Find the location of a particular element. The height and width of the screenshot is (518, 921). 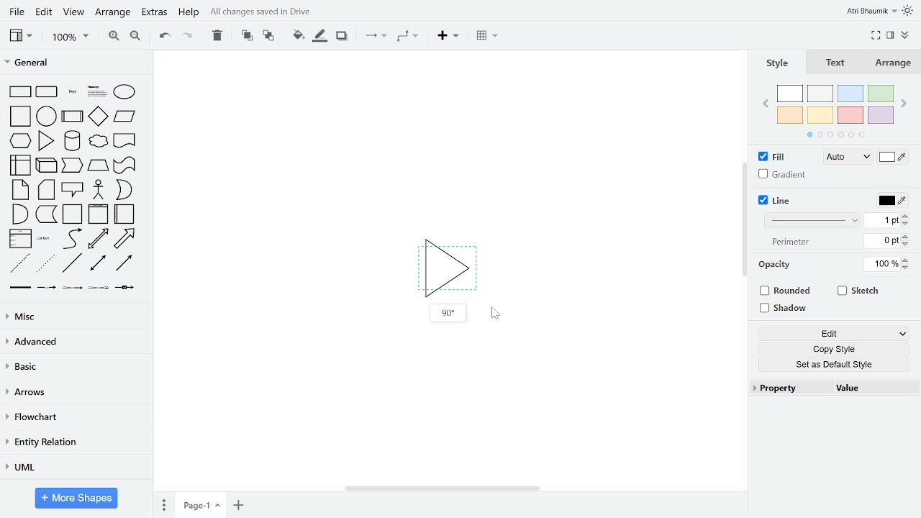

cube is located at coordinates (47, 165).